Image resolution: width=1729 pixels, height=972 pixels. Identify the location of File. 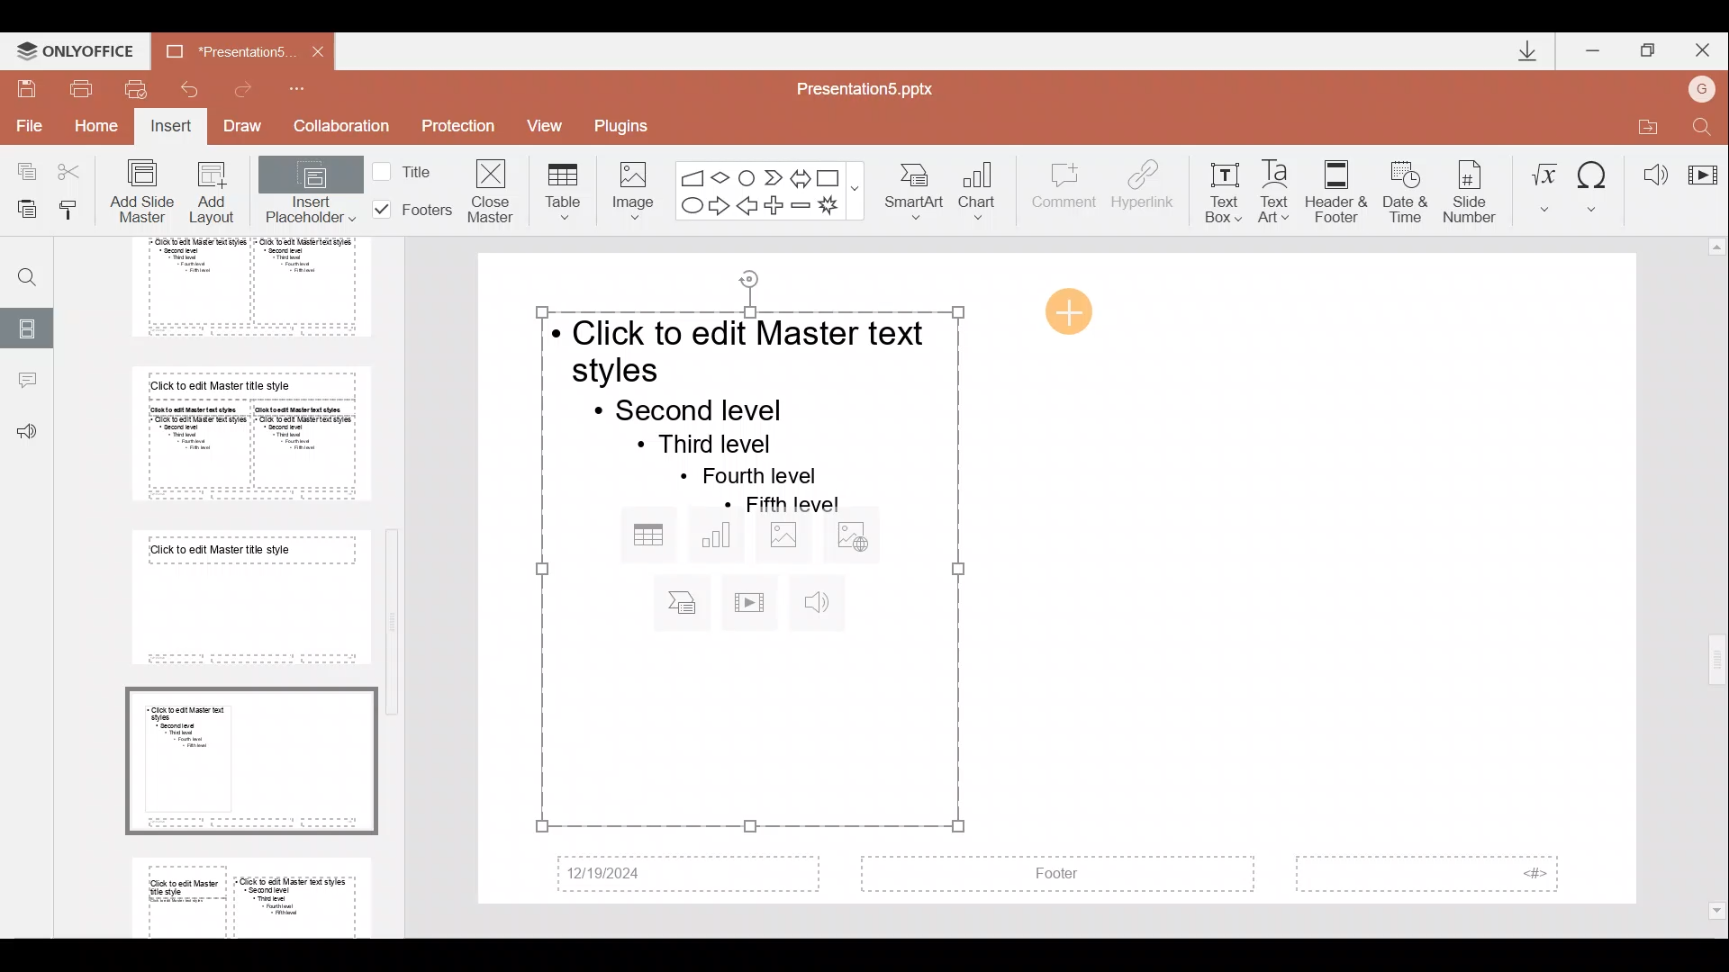
(26, 125).